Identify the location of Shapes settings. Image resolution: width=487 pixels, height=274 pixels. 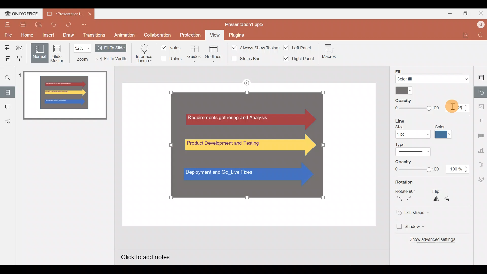
(481, 93).